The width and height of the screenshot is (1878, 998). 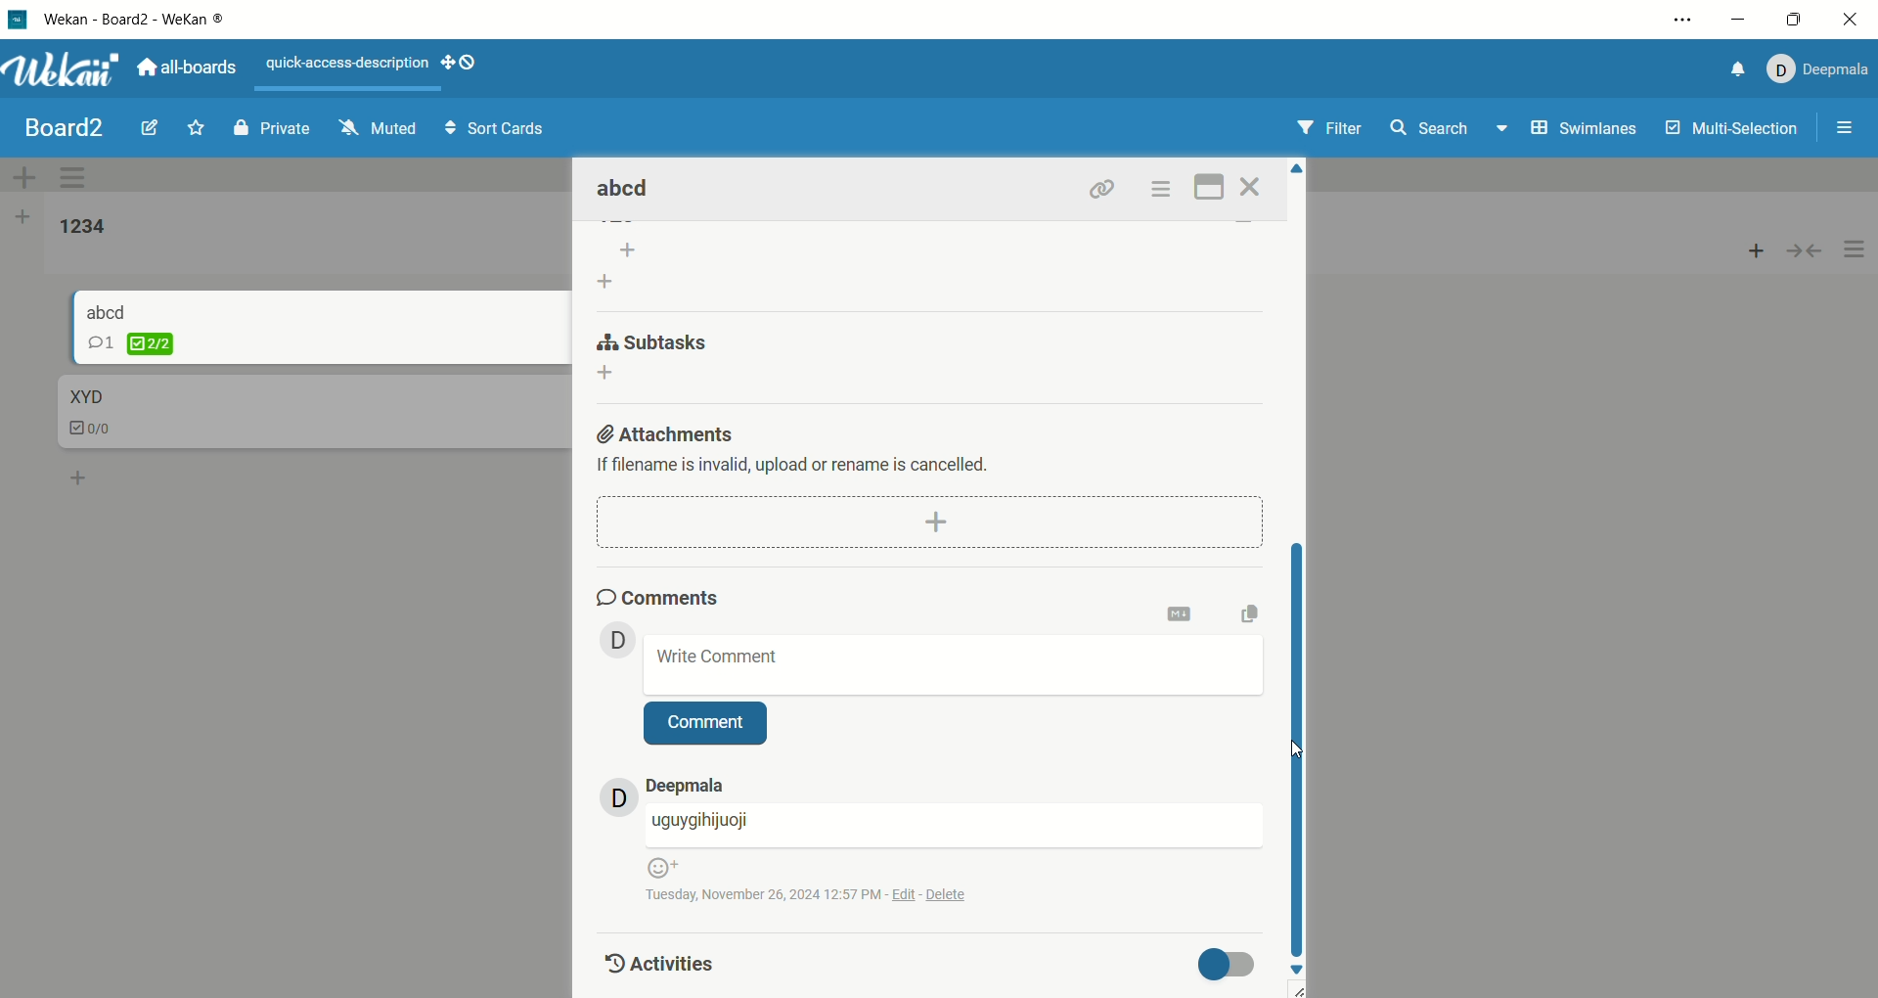 What do you see at coordinates (1732, 72) in the screenshot?
I see `notification` at bounding box center [1732, 72].